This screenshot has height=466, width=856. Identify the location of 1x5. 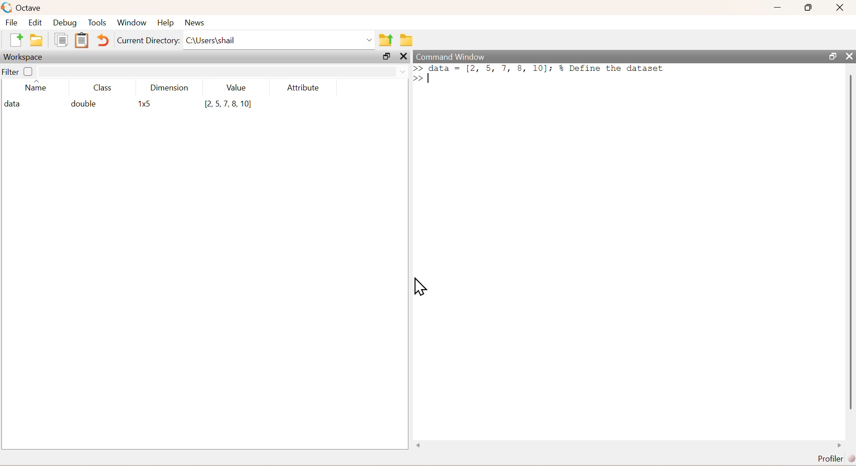
(146, 104).